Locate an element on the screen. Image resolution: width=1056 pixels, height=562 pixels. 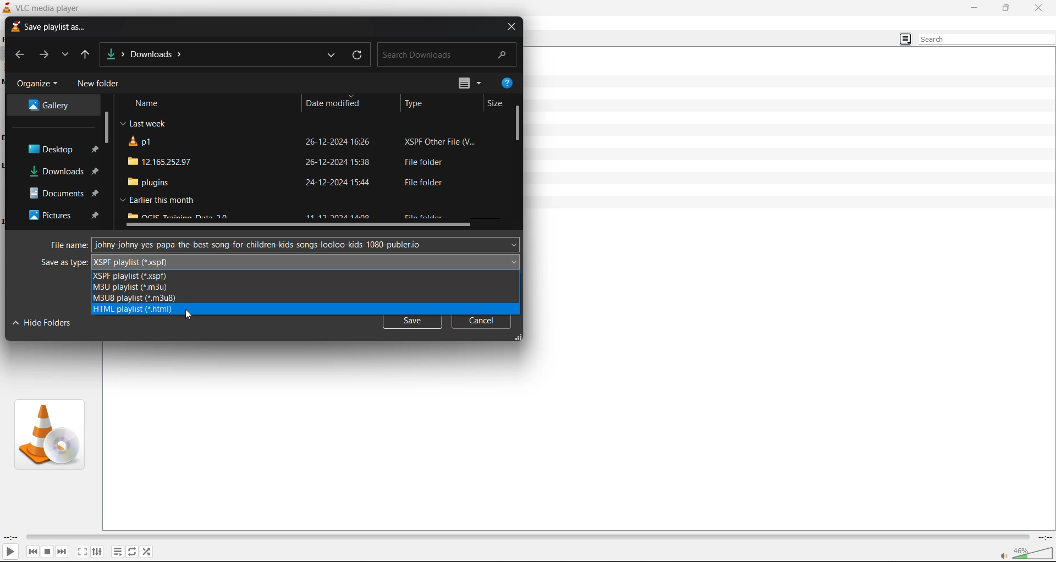
settings is located at coordinates (98, 550).